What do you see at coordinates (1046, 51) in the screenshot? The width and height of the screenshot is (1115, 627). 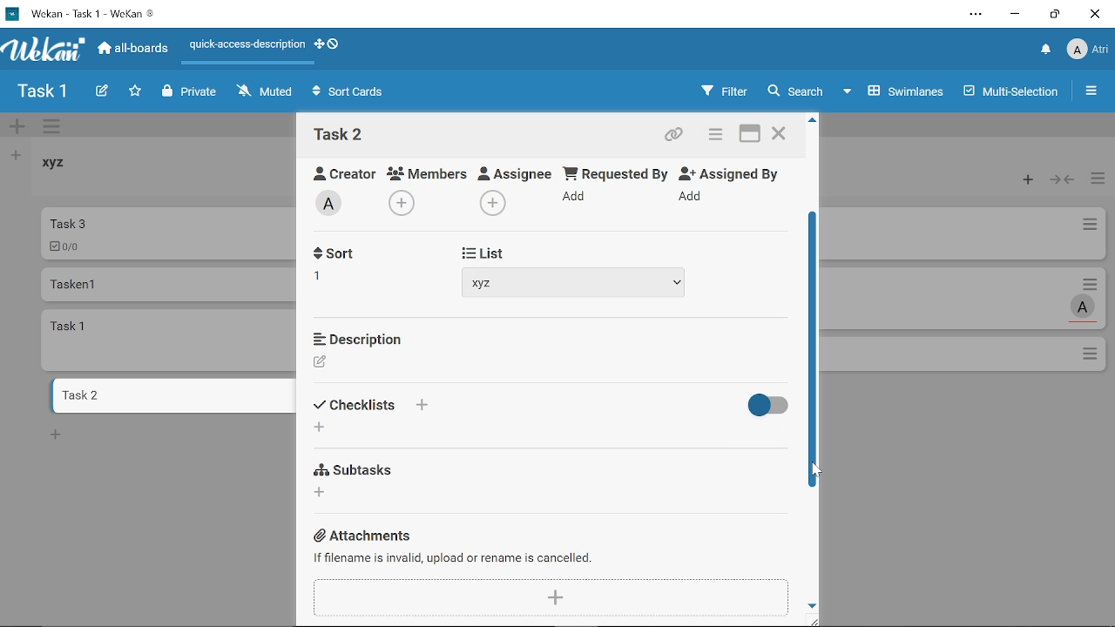 I see `Notifications` at bounding box center [1046, 51].